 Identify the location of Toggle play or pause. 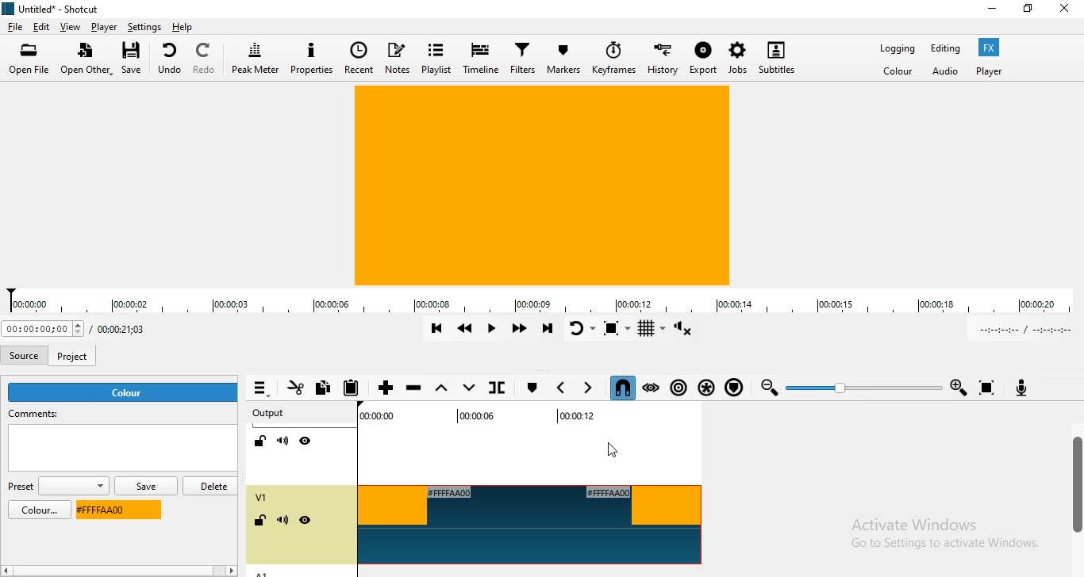
(492, 329).